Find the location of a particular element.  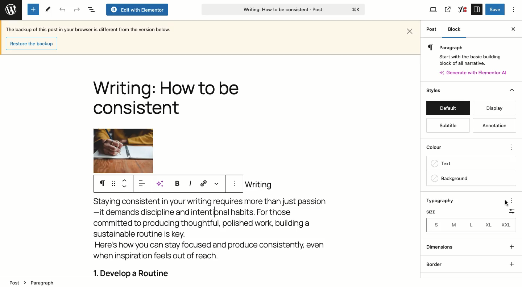

Generate with Elementor AI is located at coordinates (474, 72).